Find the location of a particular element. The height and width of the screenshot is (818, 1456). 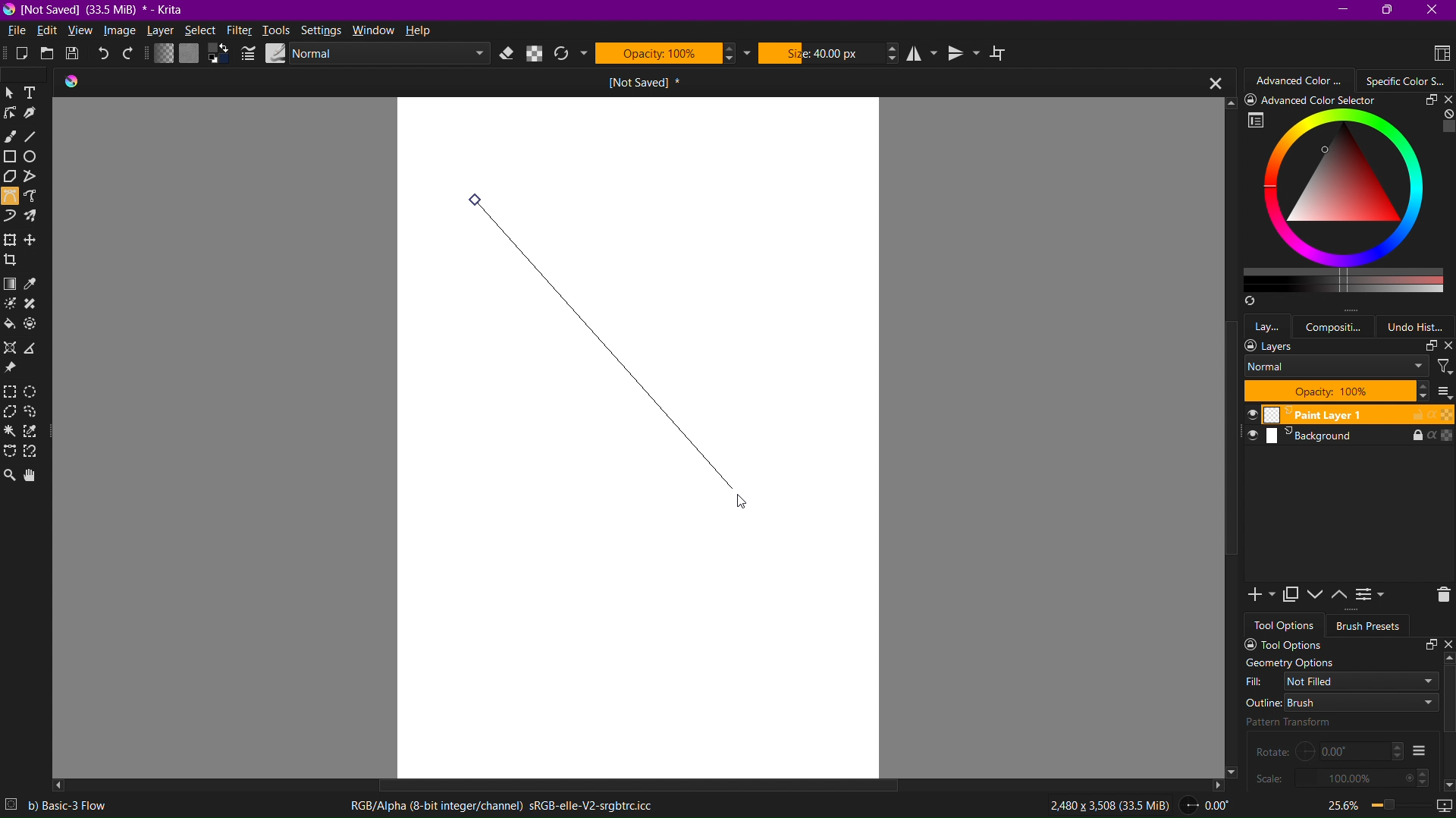

slideshow is located at coordinates (1441, 801).